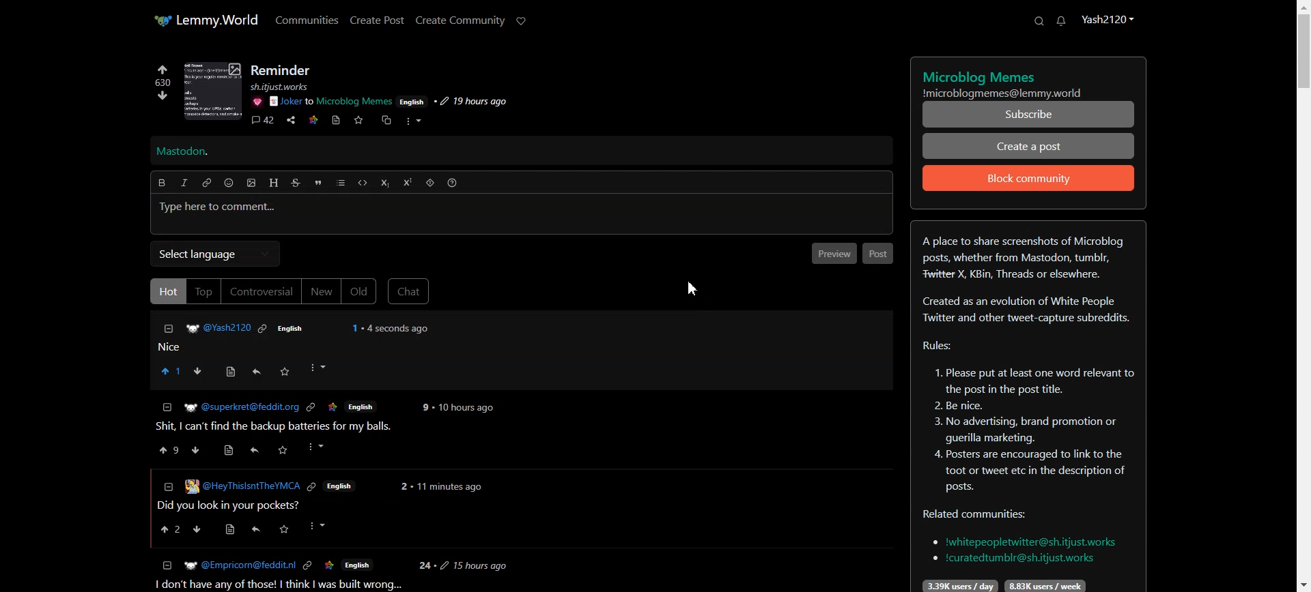 The width and height of the screenshot is (1311, 592). I want to click on , so click(451, 486).